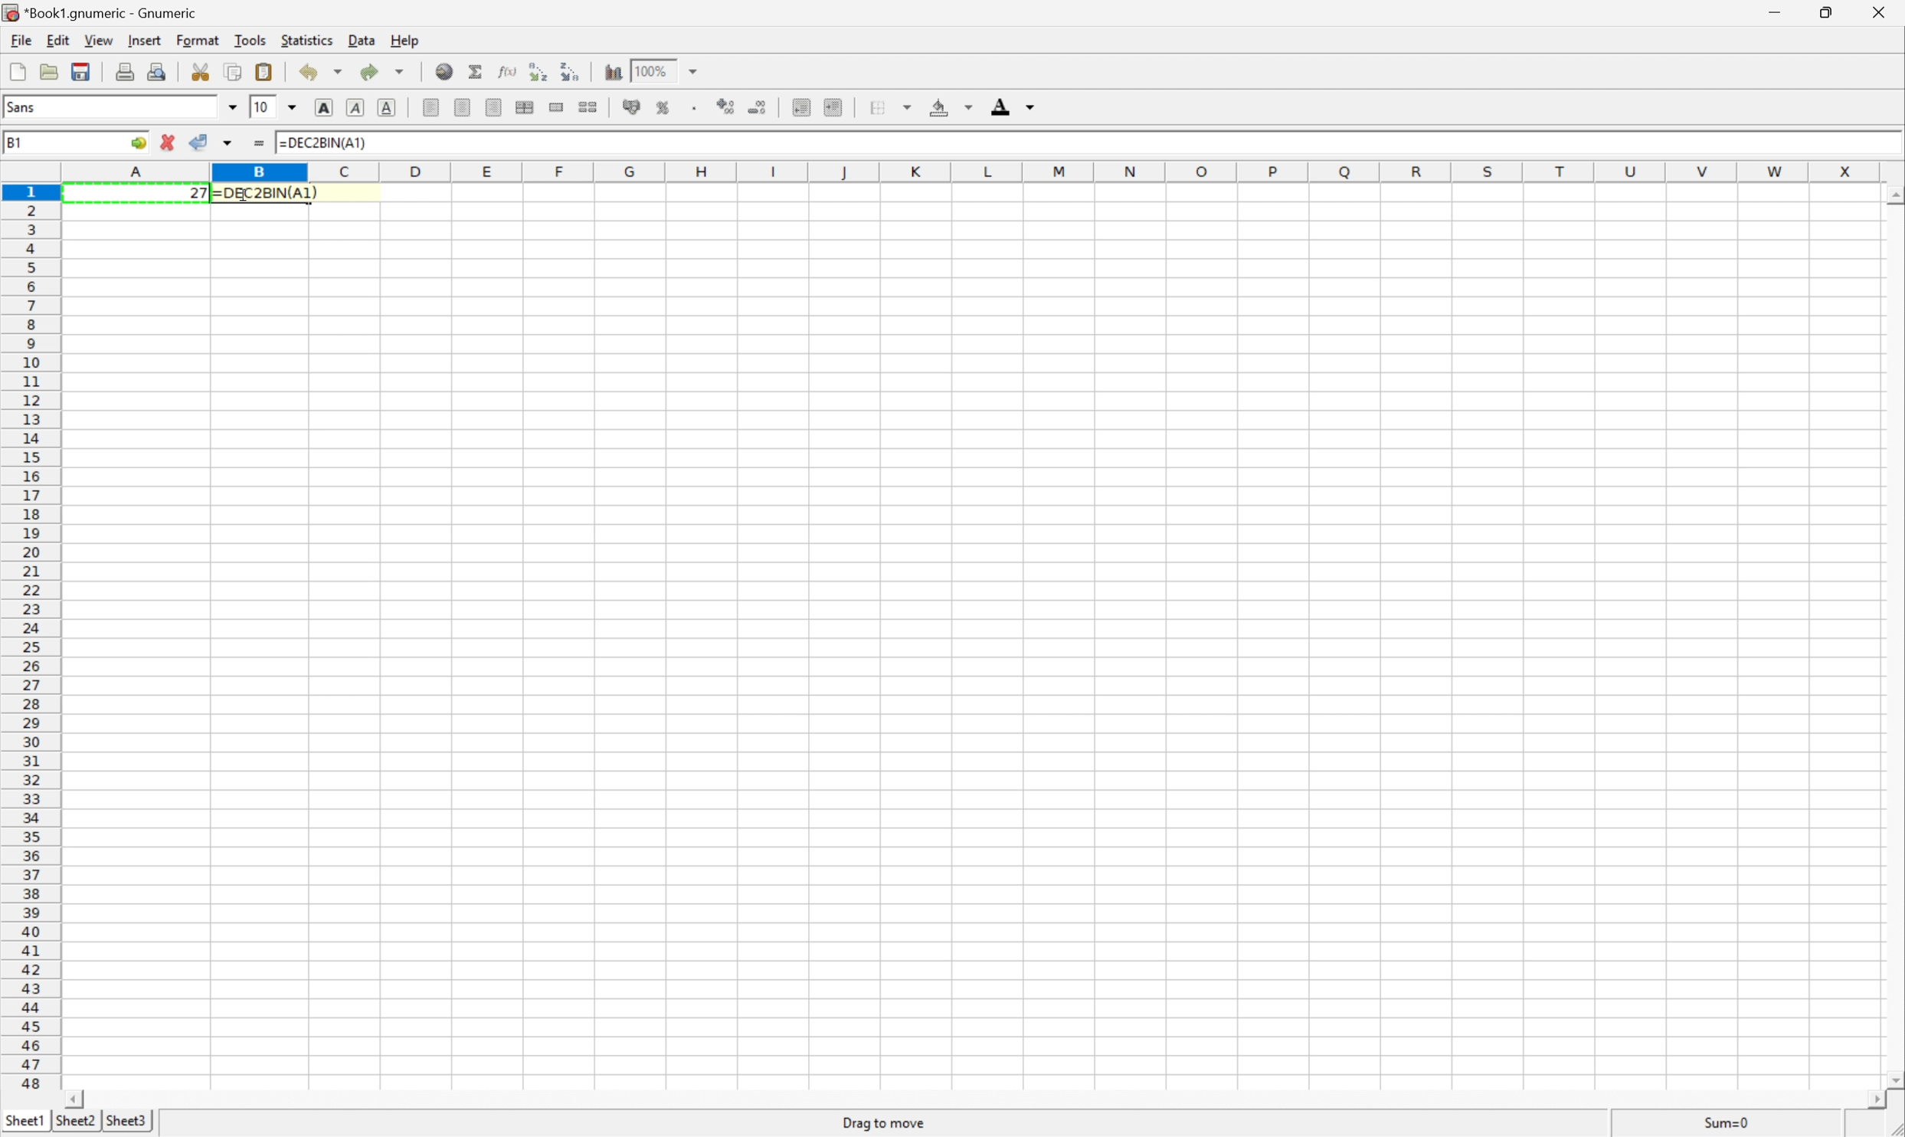  Describe the element at coordinates (322, 143) in the screenshot. I see `=DEC2BIN(A1)` at that location.